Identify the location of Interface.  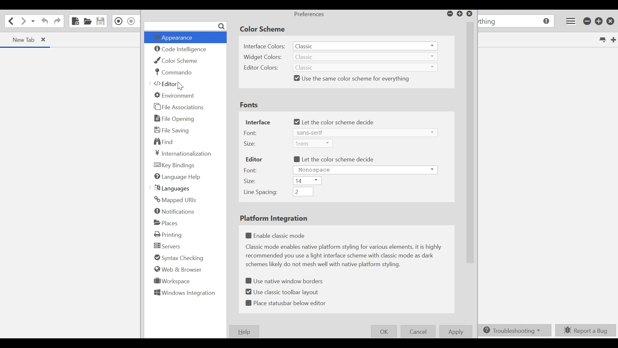
(258, 122).